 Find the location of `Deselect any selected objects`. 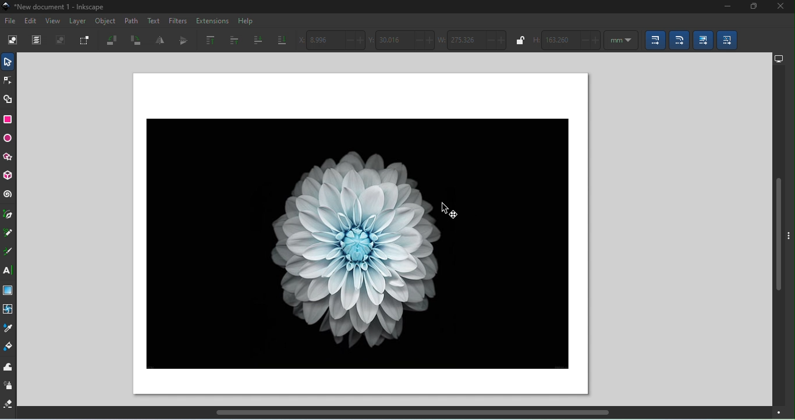

Deselect any selected objects is located at coordinates (61, 41).